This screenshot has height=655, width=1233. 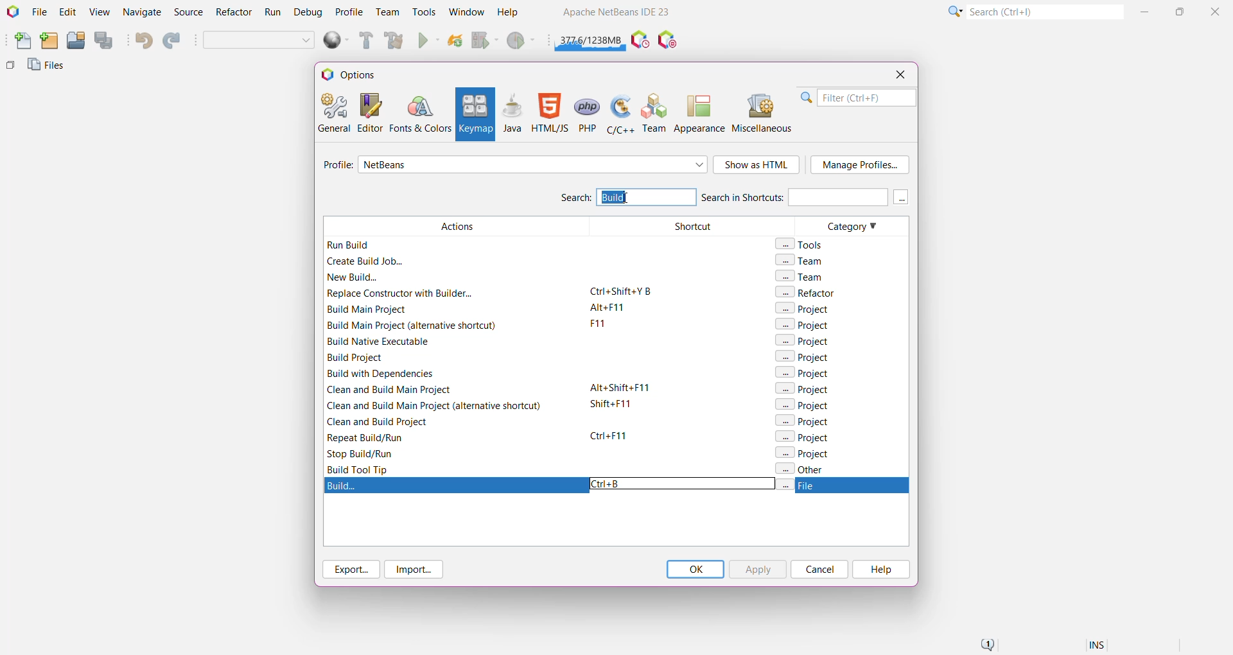 I want to click on Search, so click(x=1044, y=11).